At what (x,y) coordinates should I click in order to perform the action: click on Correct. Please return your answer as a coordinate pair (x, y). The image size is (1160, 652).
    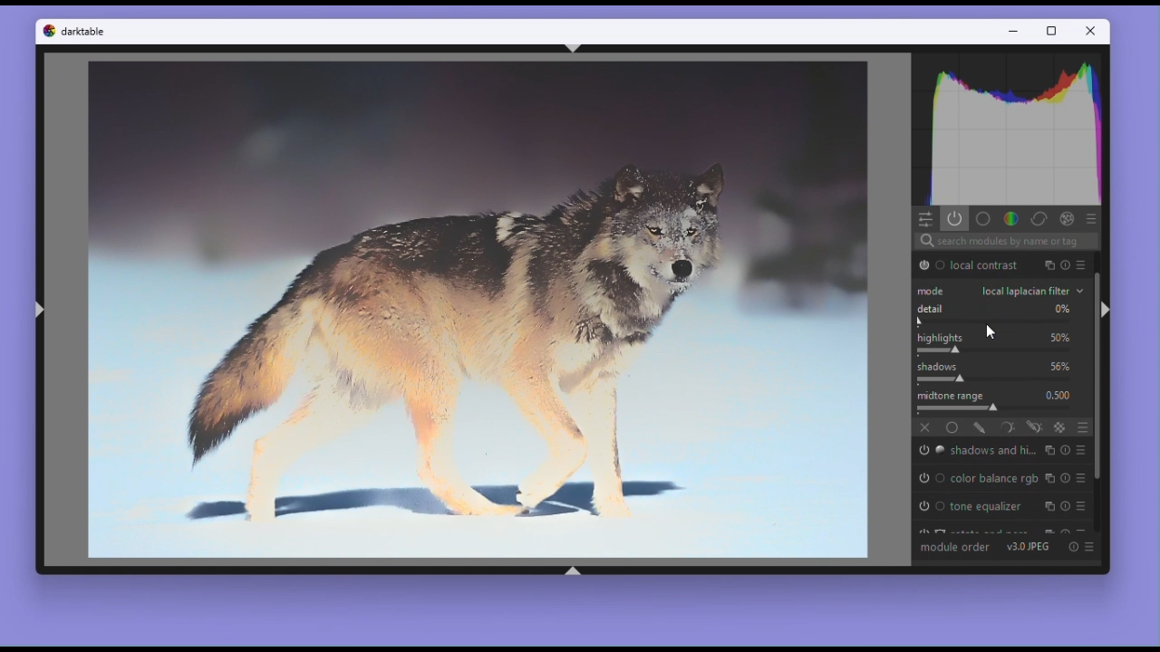
    Looking at the image, I should click on (1037, 218).